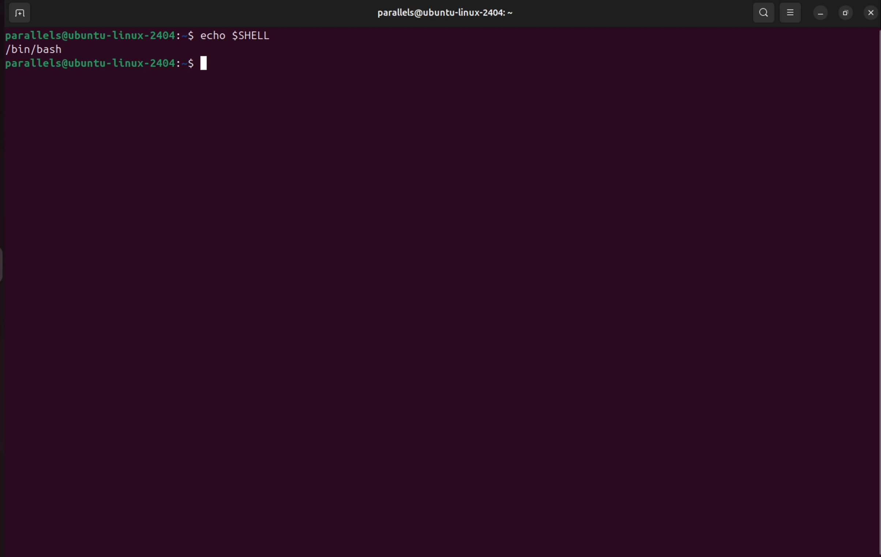 This screenshot has height=557, width=881. I want to click on search, so click(765, 13).